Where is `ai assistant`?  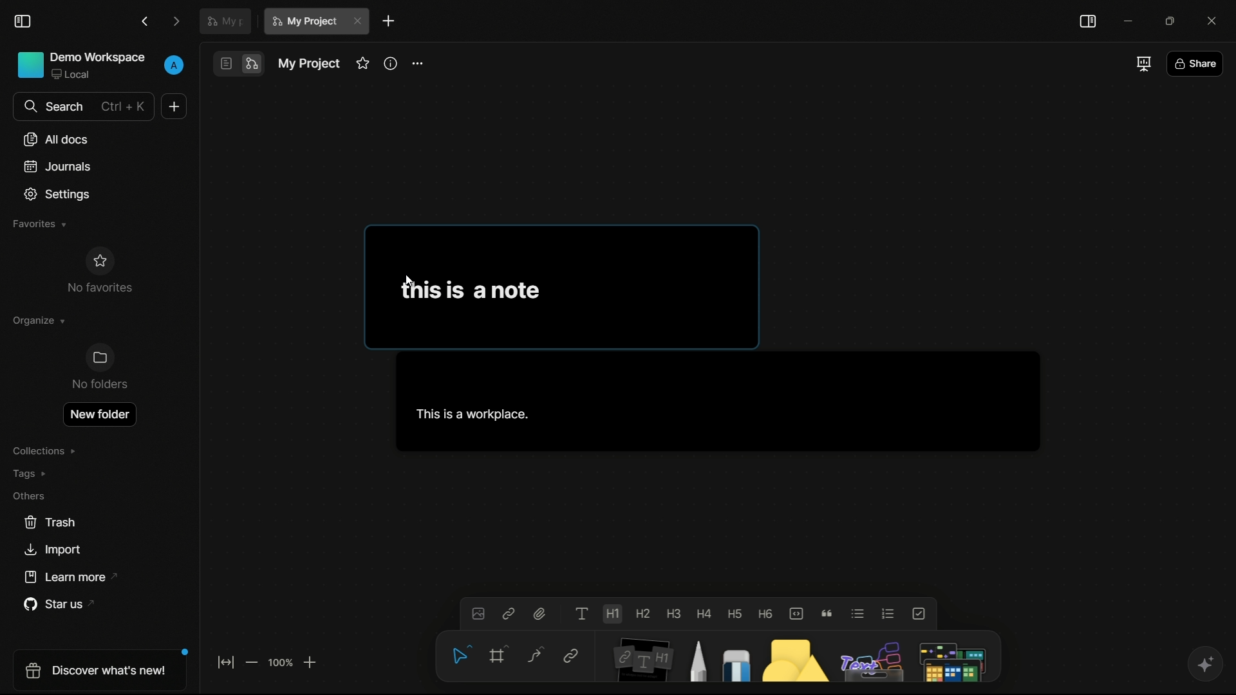 ai assistant is located at coordinates (1203, 665).